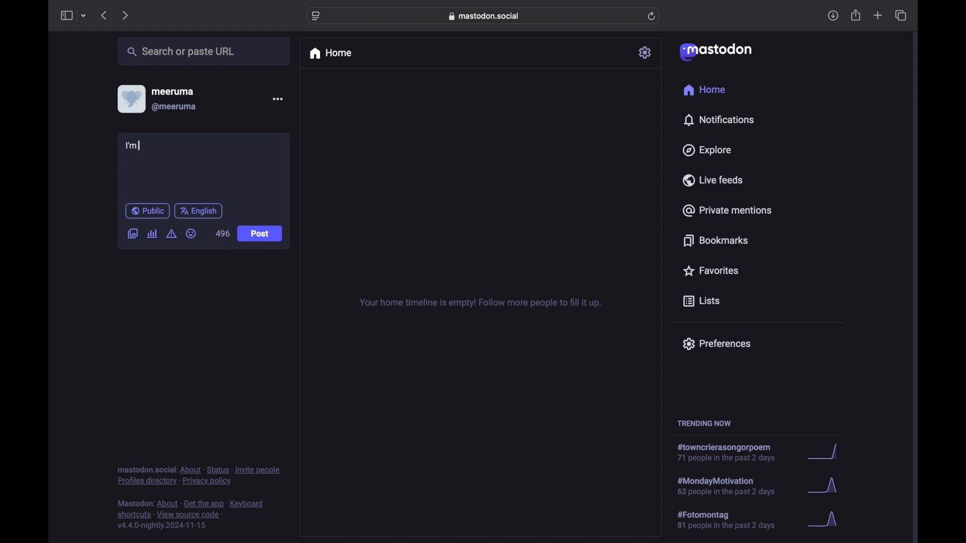 Image resolution: width=966 pixels, height=543 pixels. I want to click on share or paste url, so click(181, 51).